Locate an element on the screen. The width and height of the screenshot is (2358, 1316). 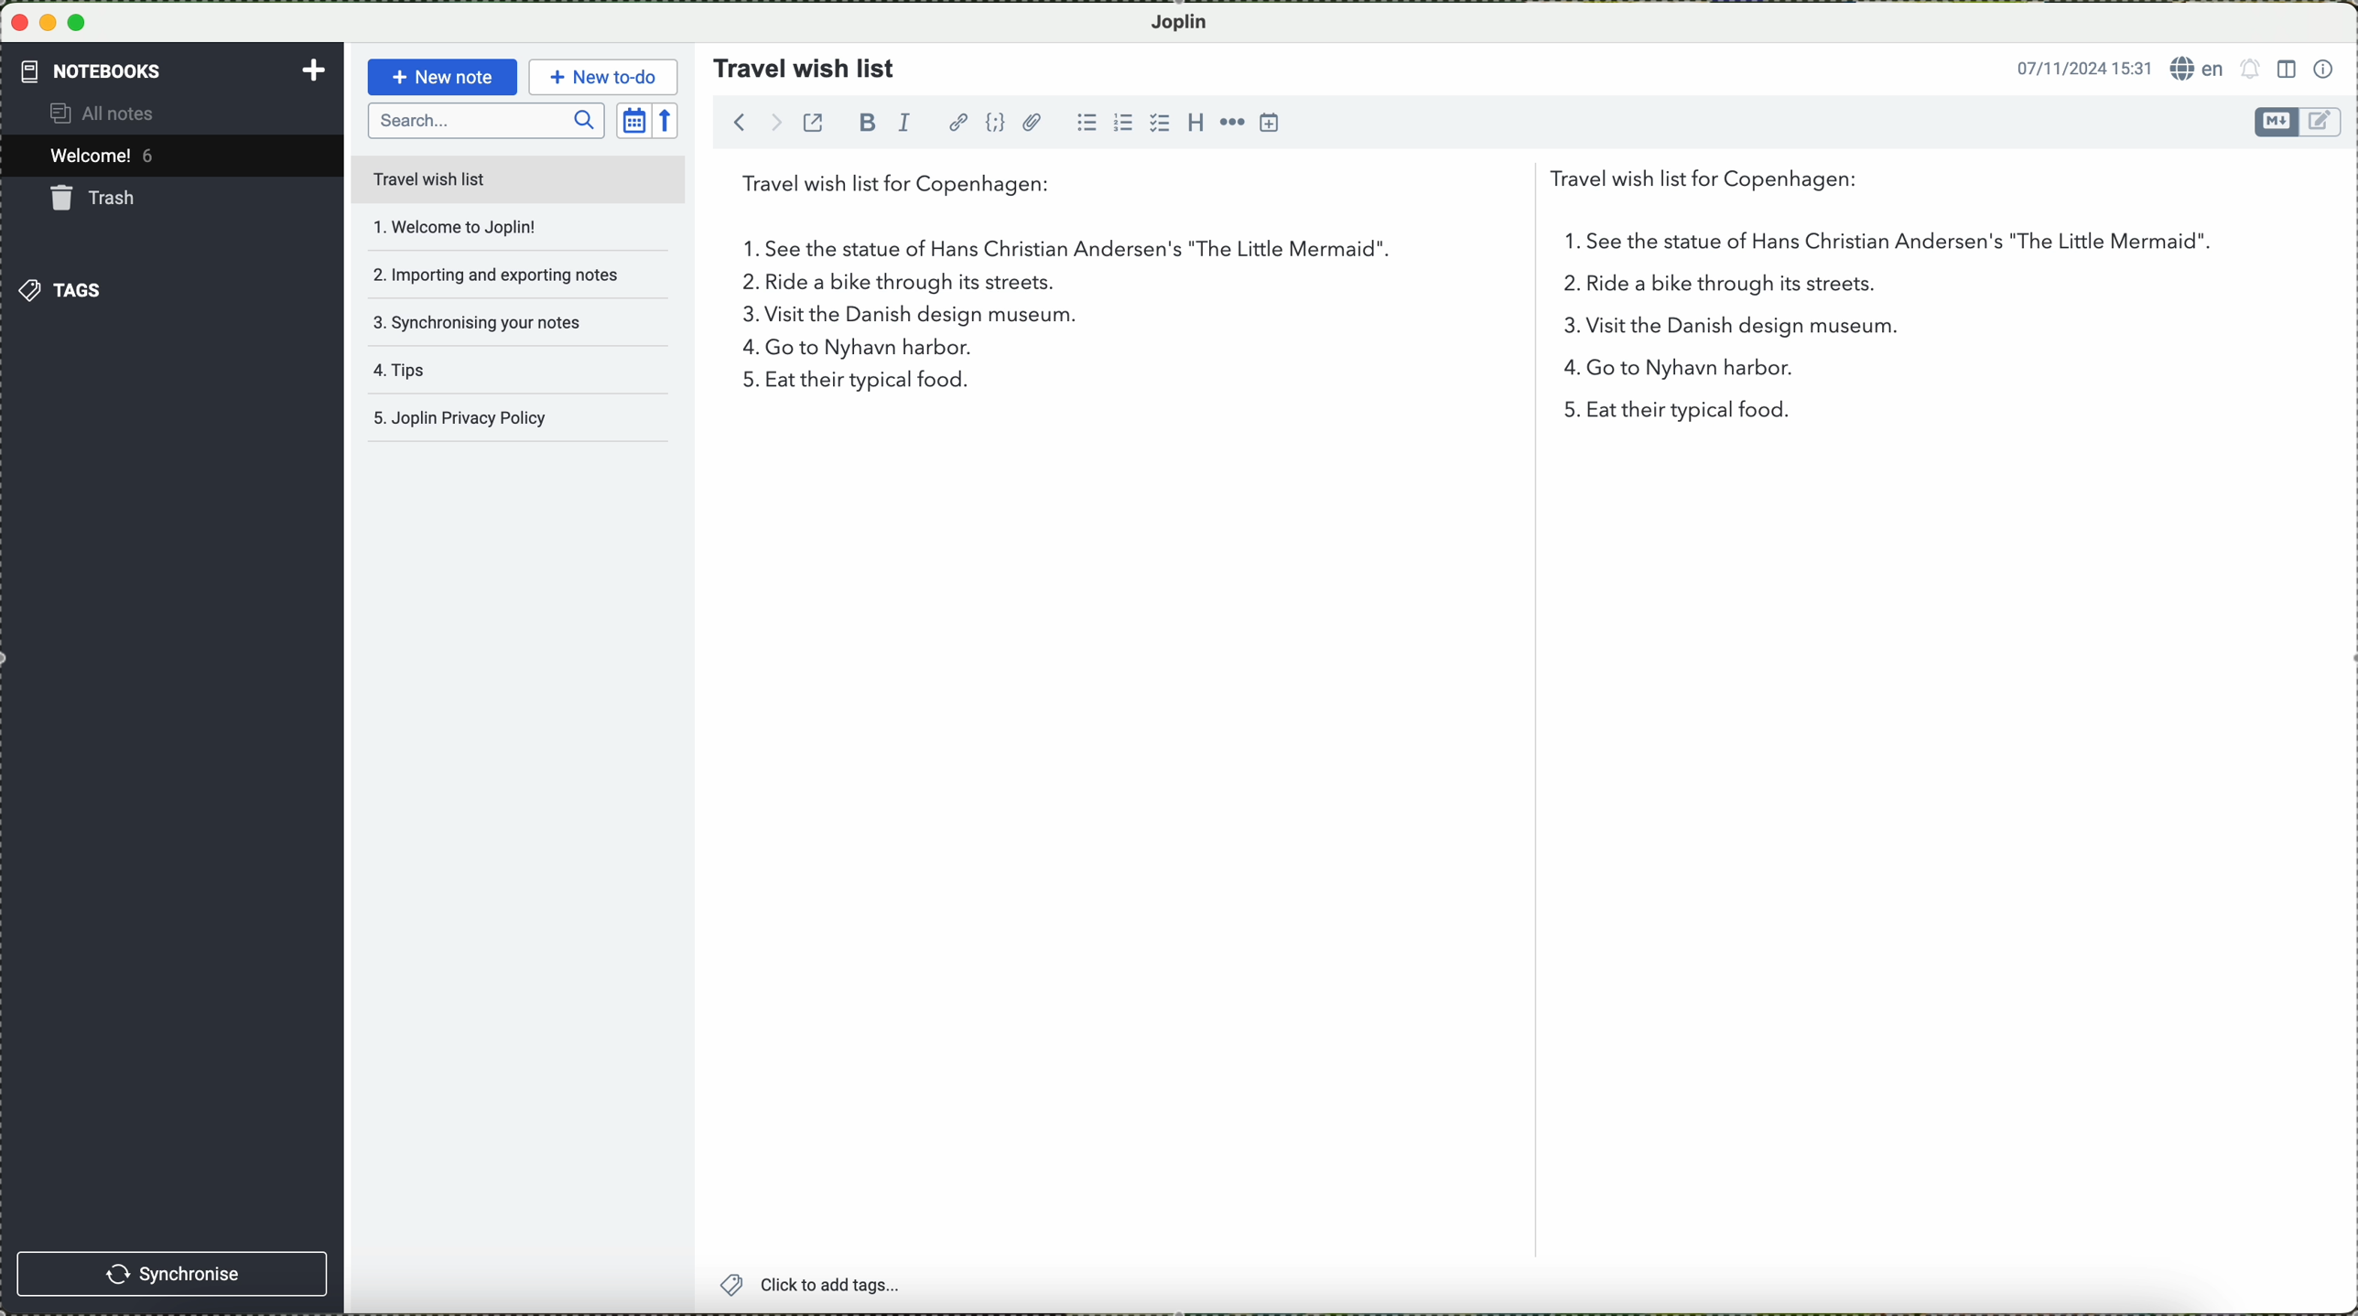
italic is located at coordinates (910, 124).